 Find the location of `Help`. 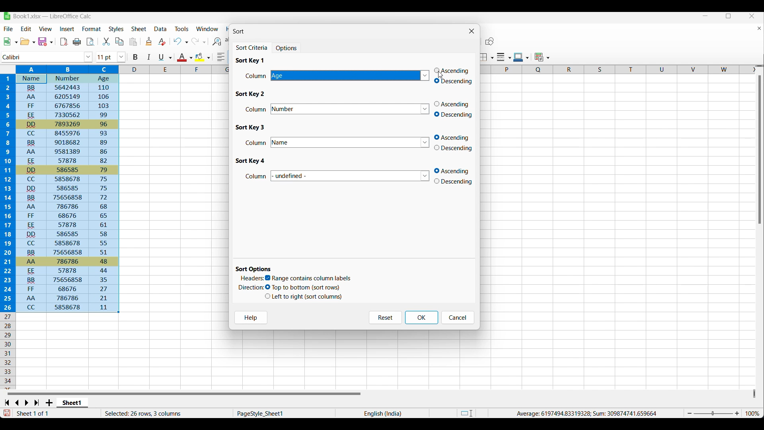

Help is located at coordinates (251, 317).